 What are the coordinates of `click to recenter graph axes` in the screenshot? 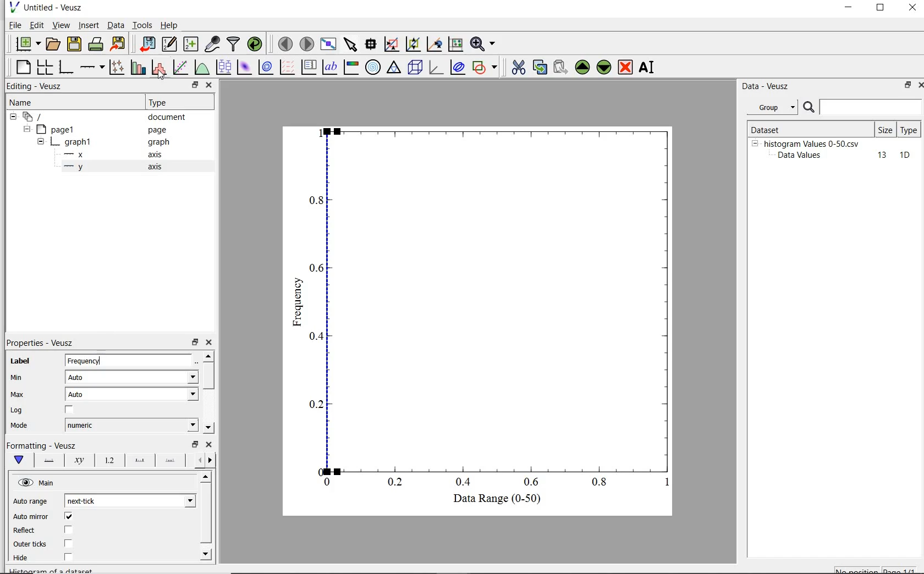 It's located at (455, 45).